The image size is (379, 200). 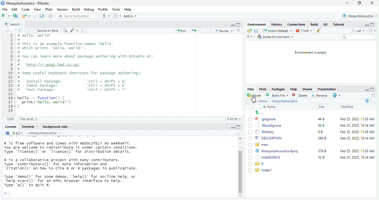 I want to click on Profile, so click(x=103, y=9).